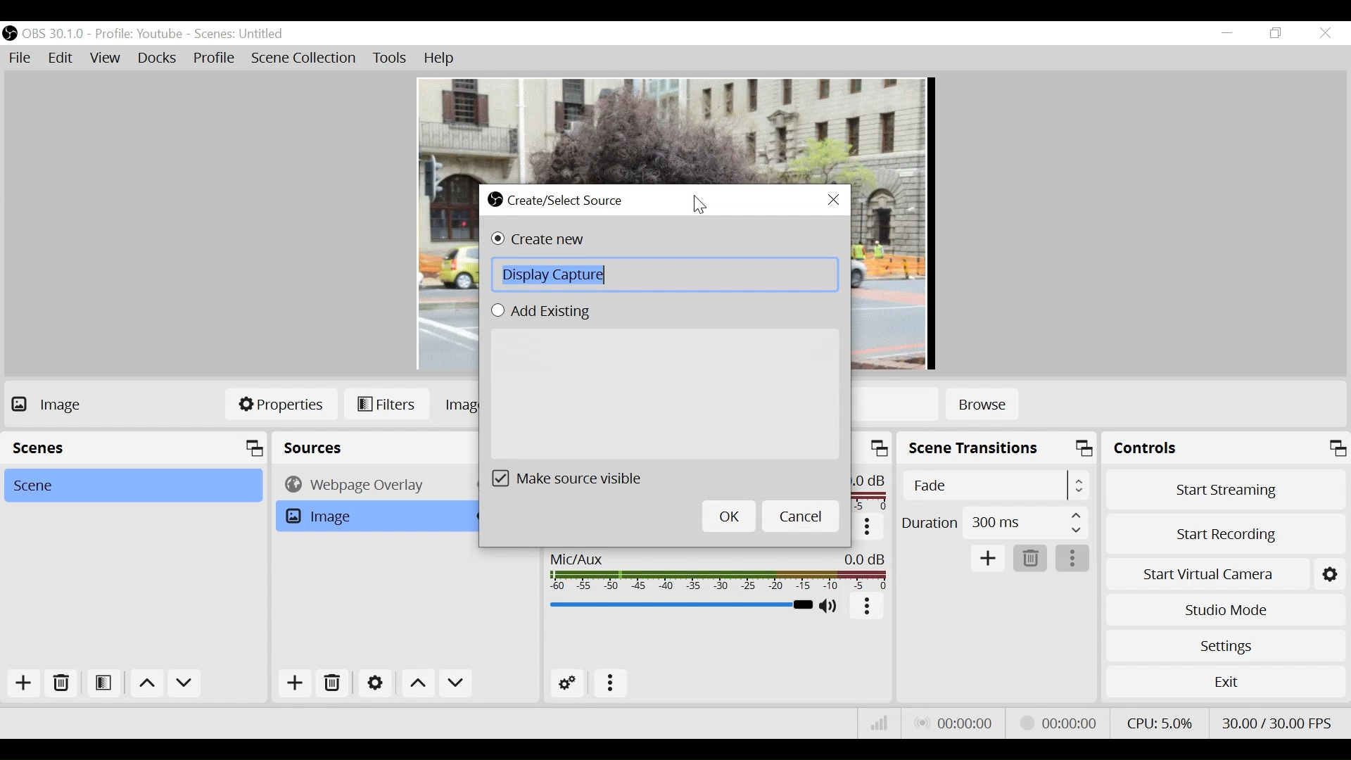  I want to click on OK, so click(728, 517).